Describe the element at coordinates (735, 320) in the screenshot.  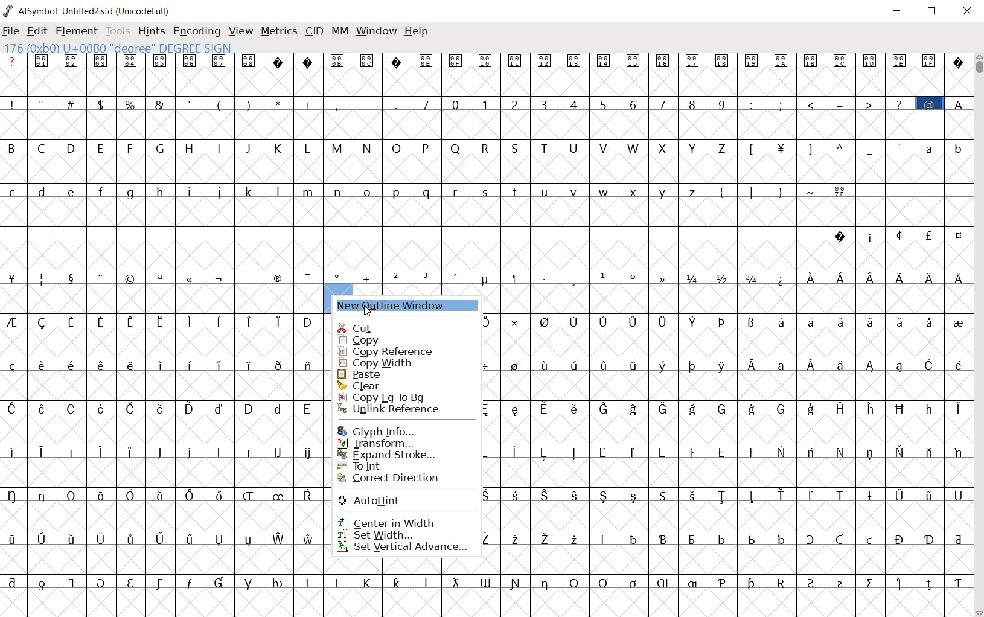
I see `special letters` at that location.